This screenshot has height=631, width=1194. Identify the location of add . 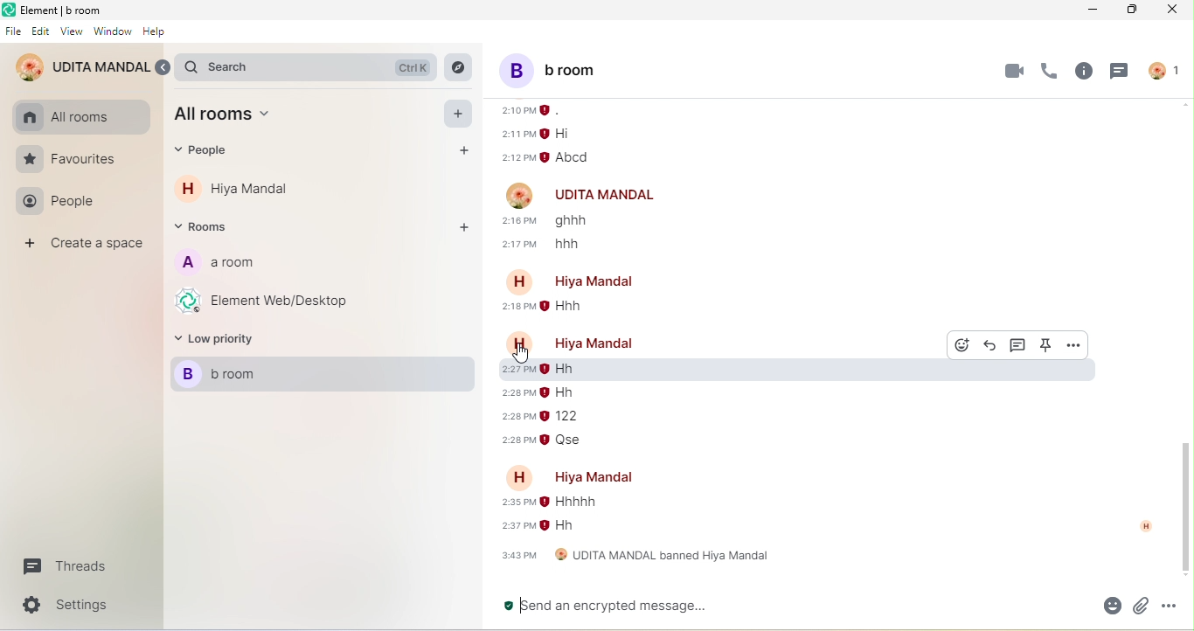
(461, 114).